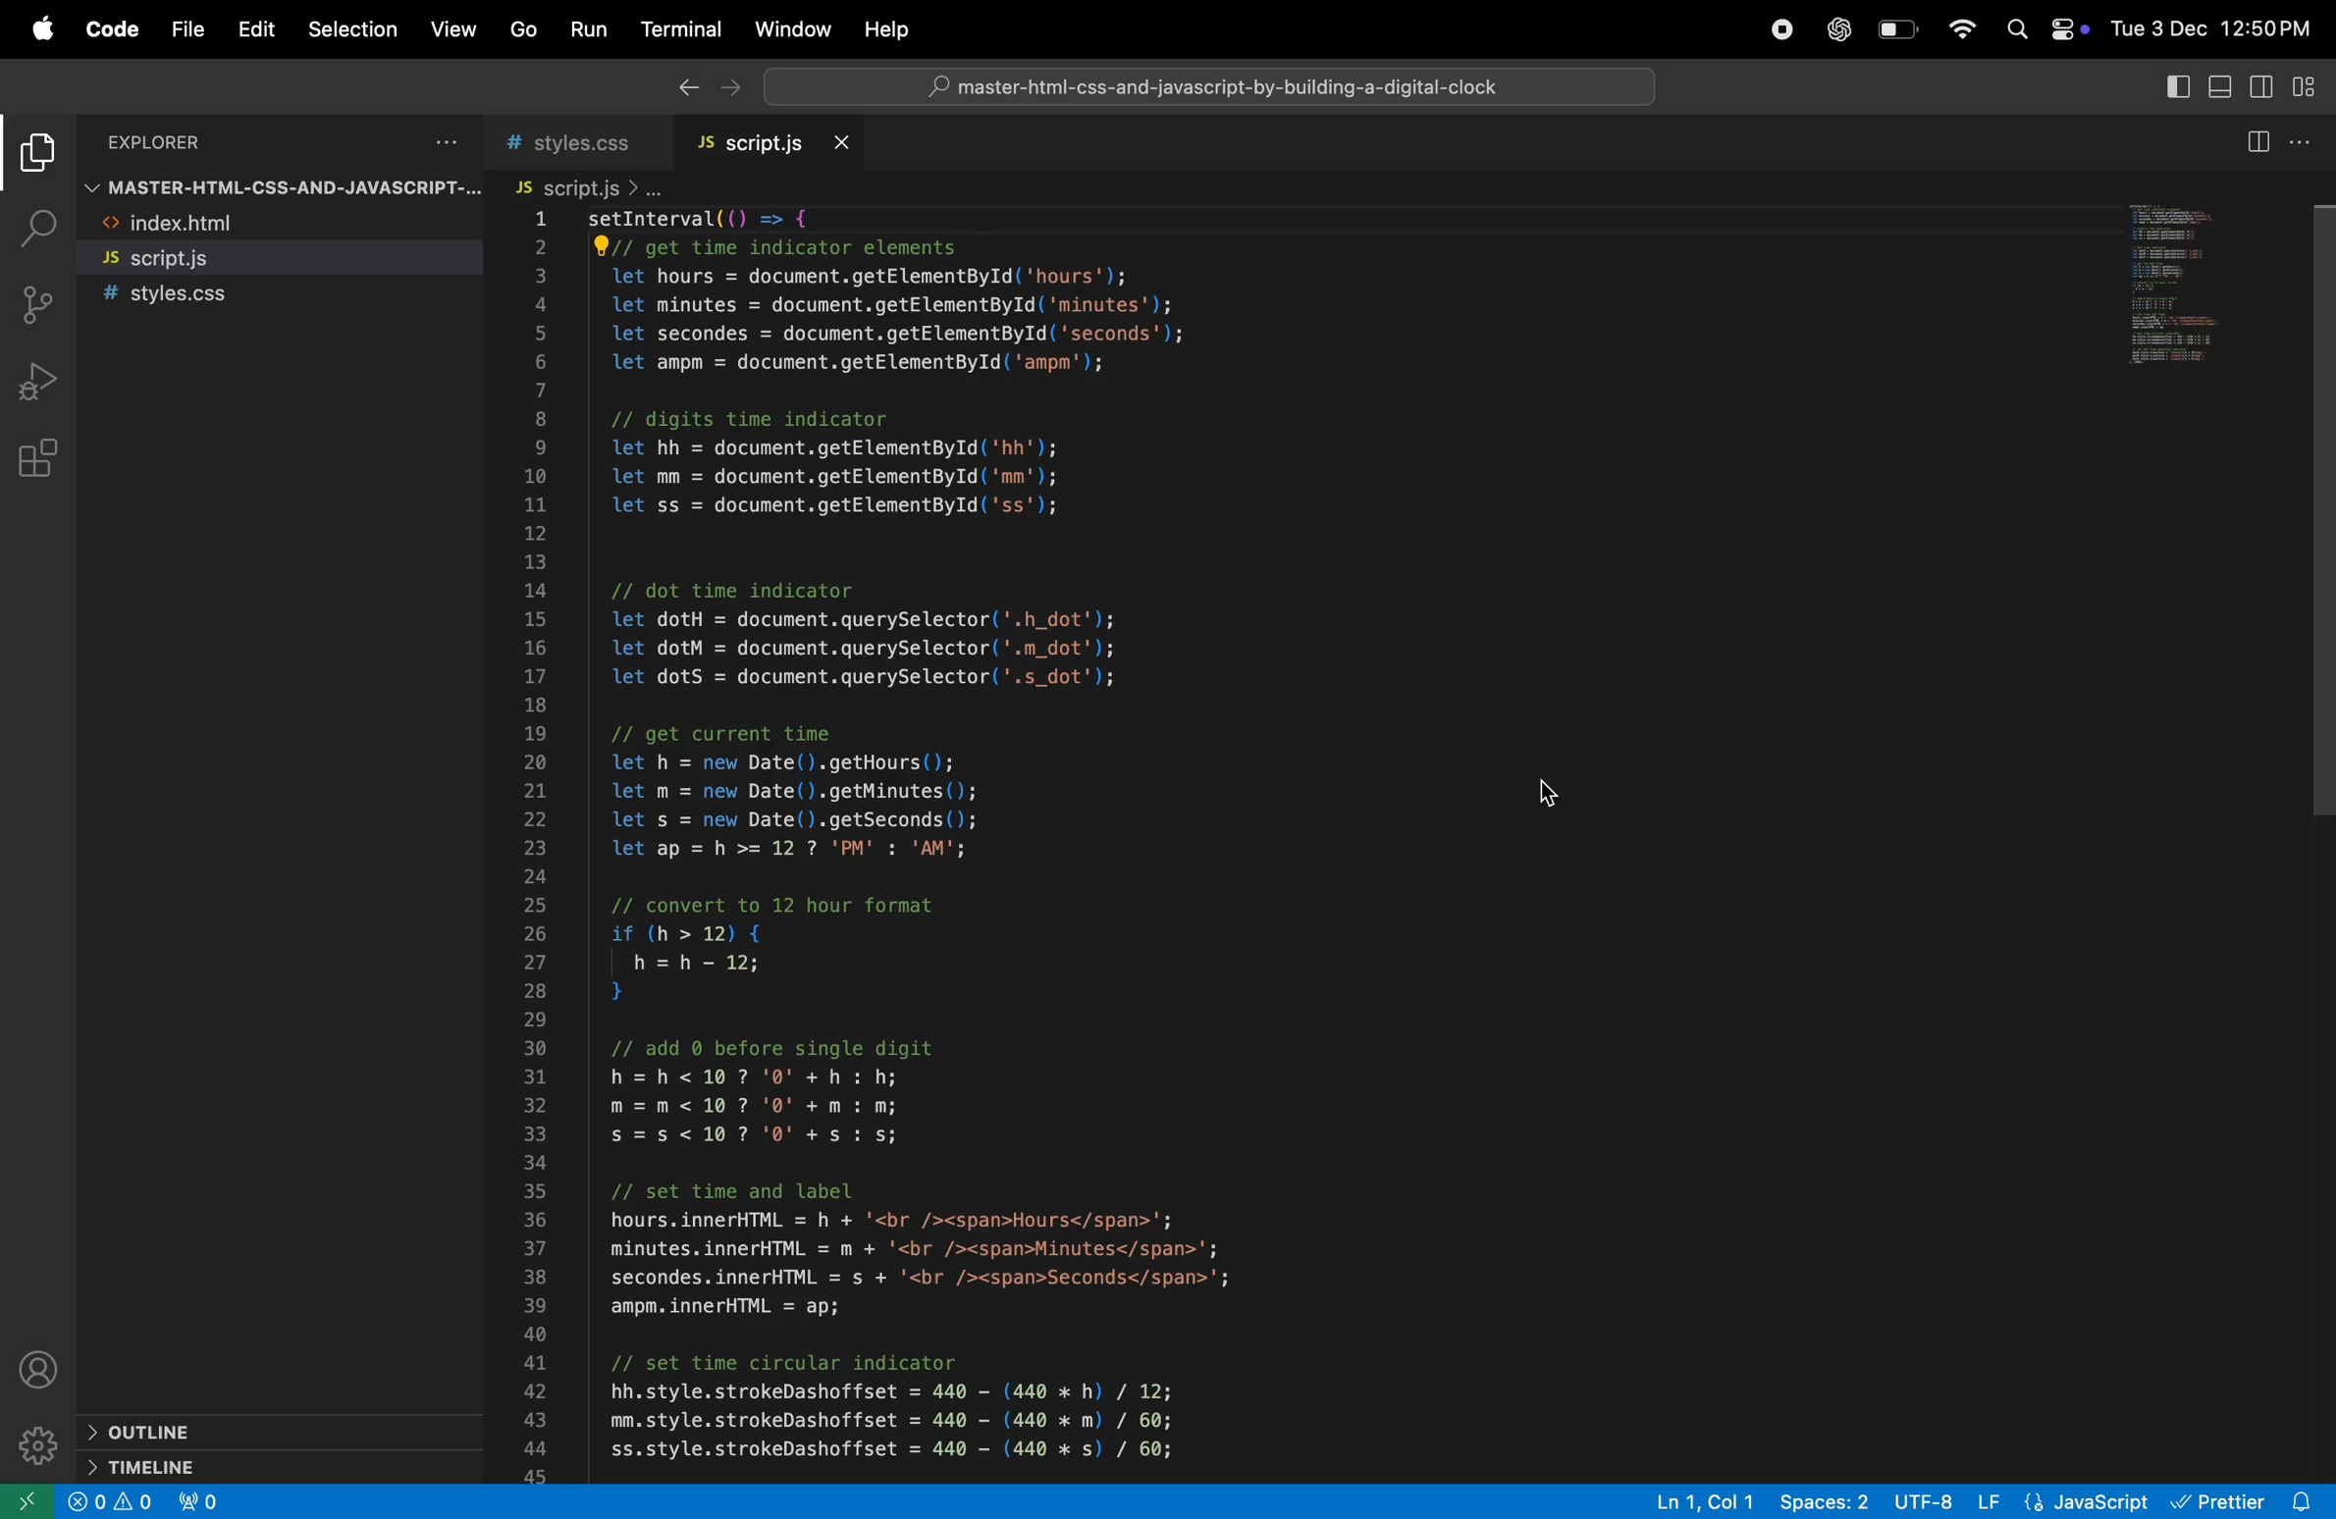  What do you see at coordinates (2173, 85) in the screenshot?
I see `toggle panel` at bounding box center [2173, 85].